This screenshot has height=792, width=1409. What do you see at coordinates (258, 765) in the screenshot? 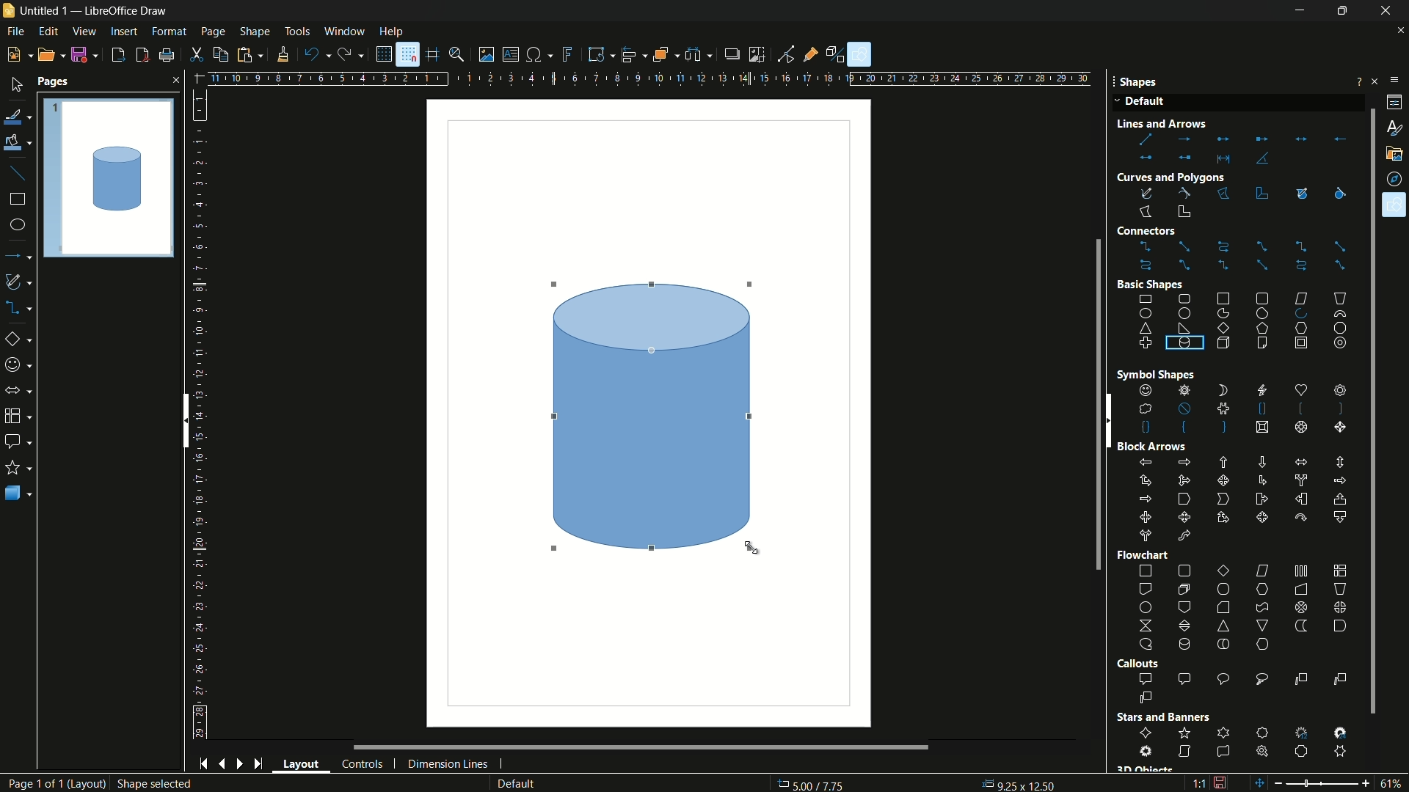
I see `end page` at bounding box center [258, 765].